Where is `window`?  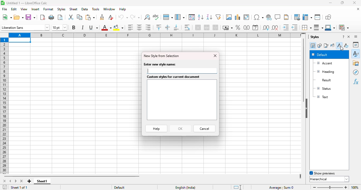
window is located at coordinates (109, 9).